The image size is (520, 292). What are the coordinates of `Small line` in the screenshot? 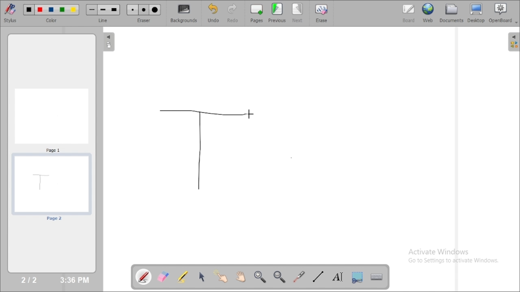 It's located at (92, 10).